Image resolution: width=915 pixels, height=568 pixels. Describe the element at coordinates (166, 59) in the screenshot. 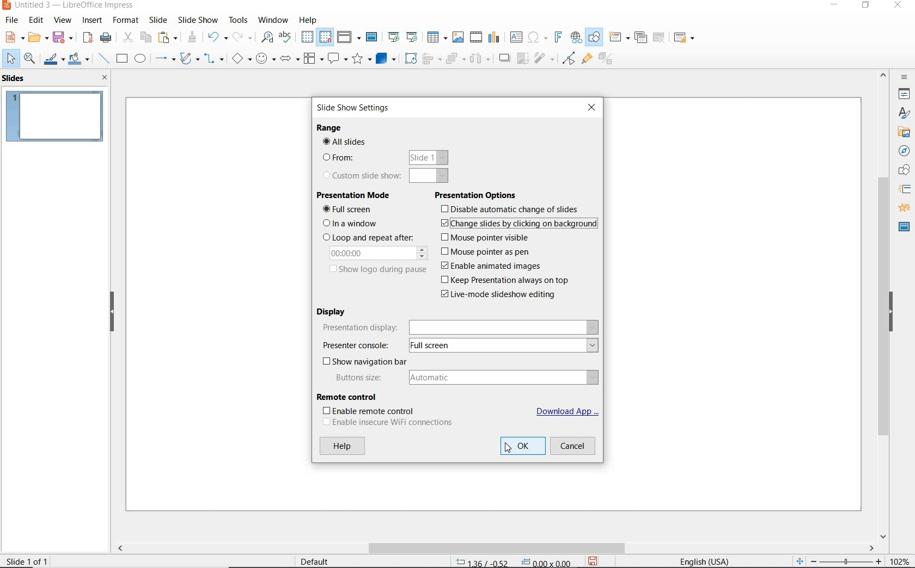

I see `LINES AND ARROWS` at that location.